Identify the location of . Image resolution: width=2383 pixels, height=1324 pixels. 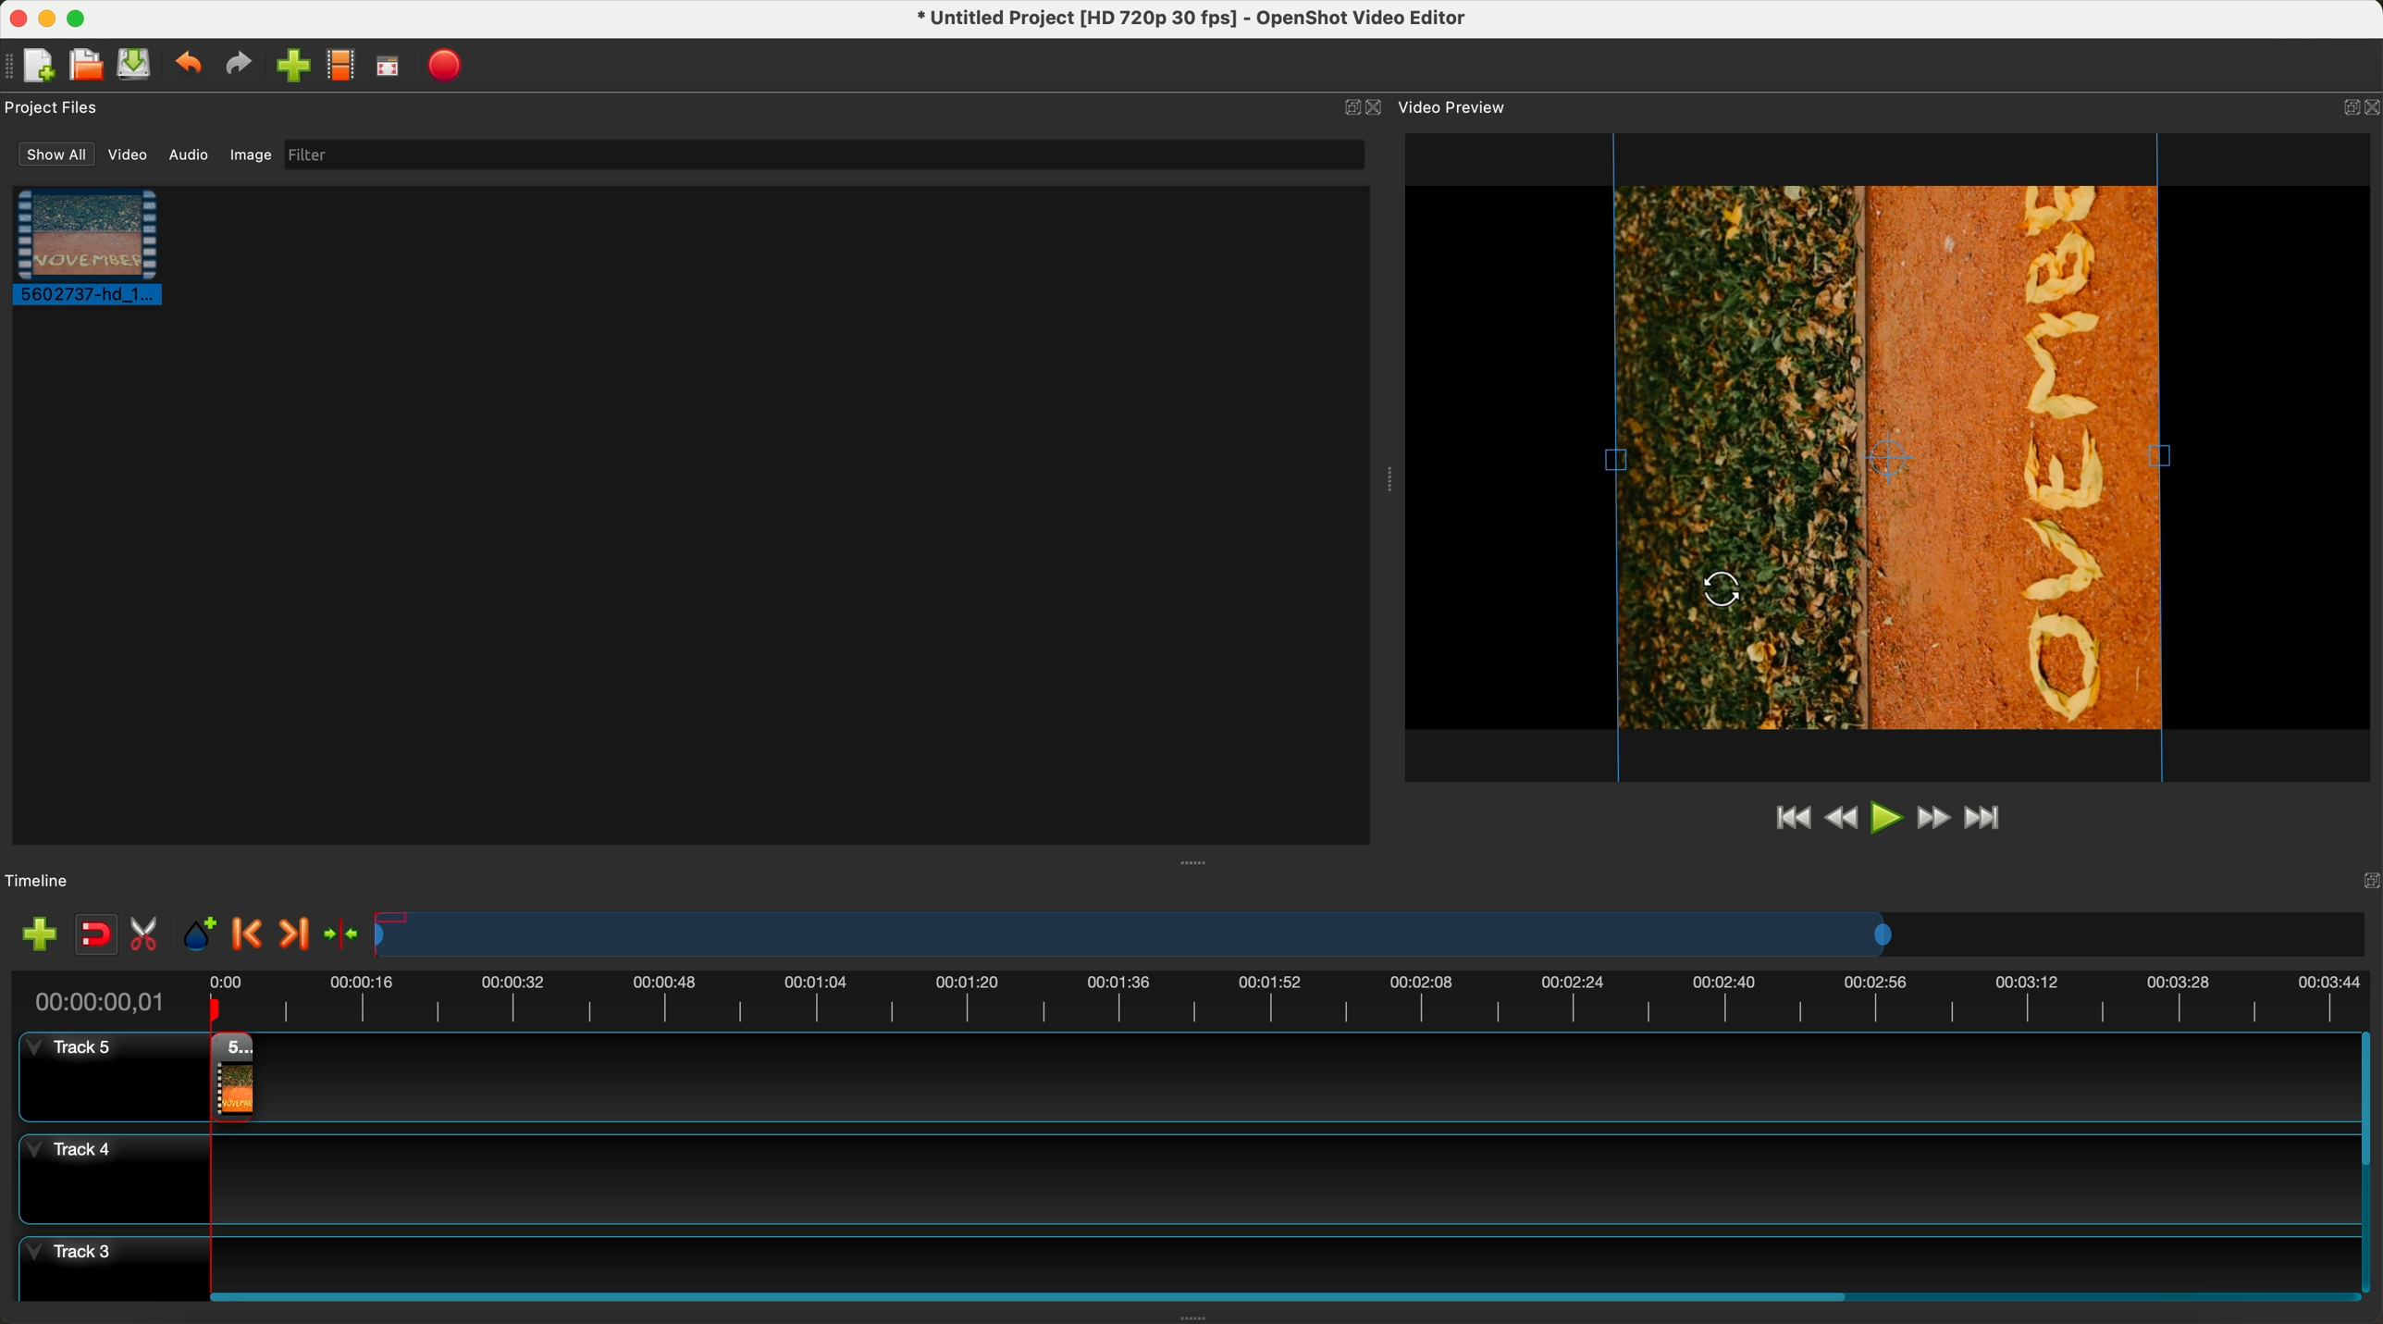
(2364, 880).